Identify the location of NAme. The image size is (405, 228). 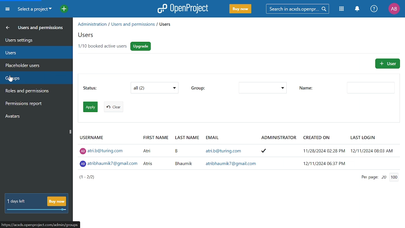
(370, 87).